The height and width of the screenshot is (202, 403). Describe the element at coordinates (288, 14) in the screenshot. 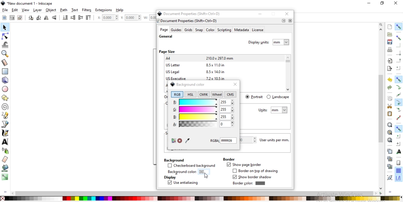

I see `close` at that location.